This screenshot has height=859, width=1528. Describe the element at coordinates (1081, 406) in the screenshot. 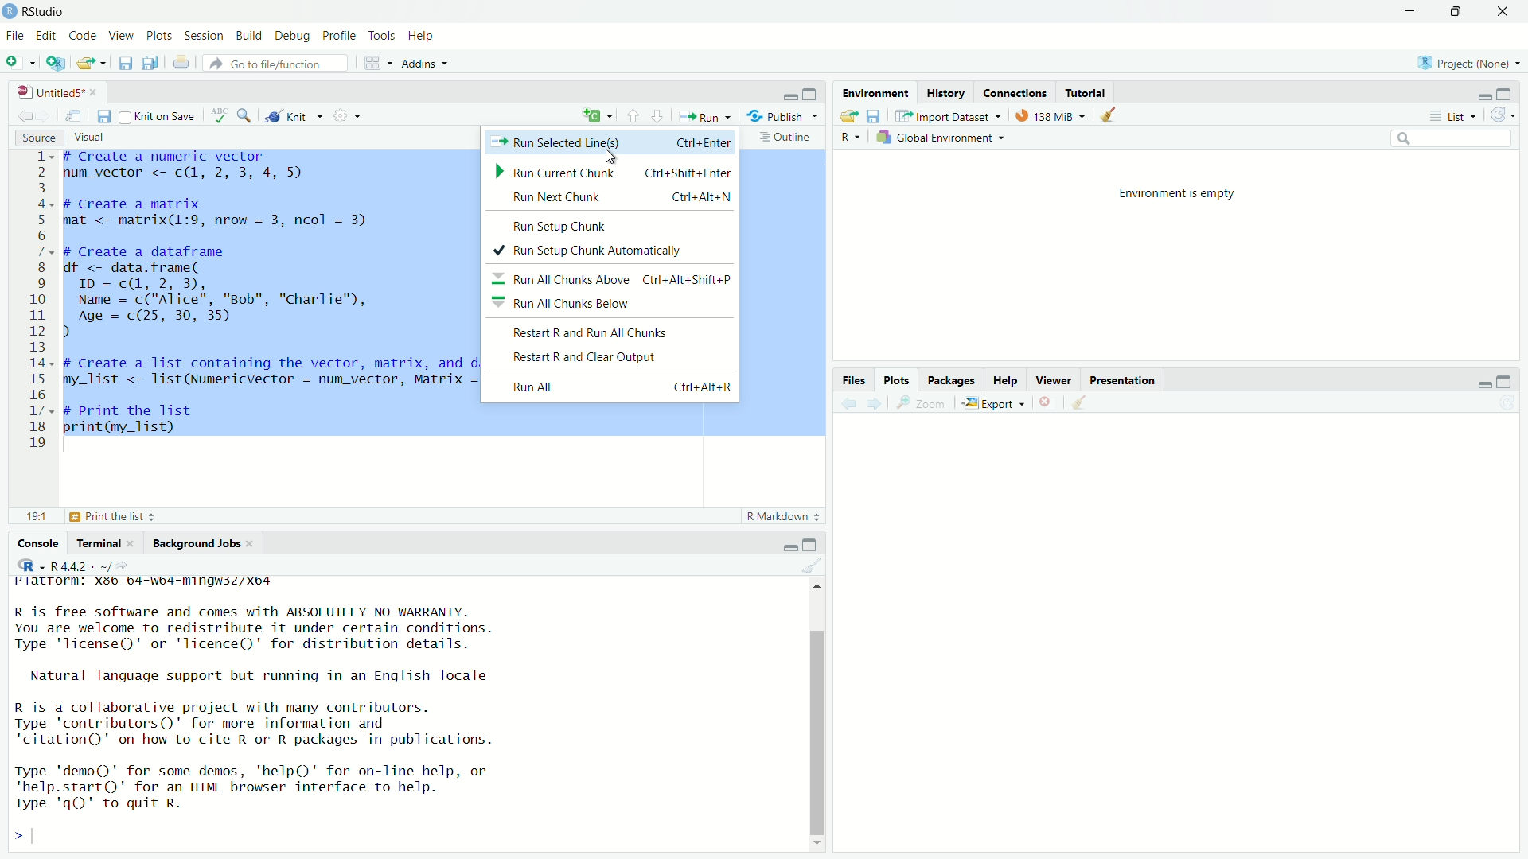

I see `clear` at that location.